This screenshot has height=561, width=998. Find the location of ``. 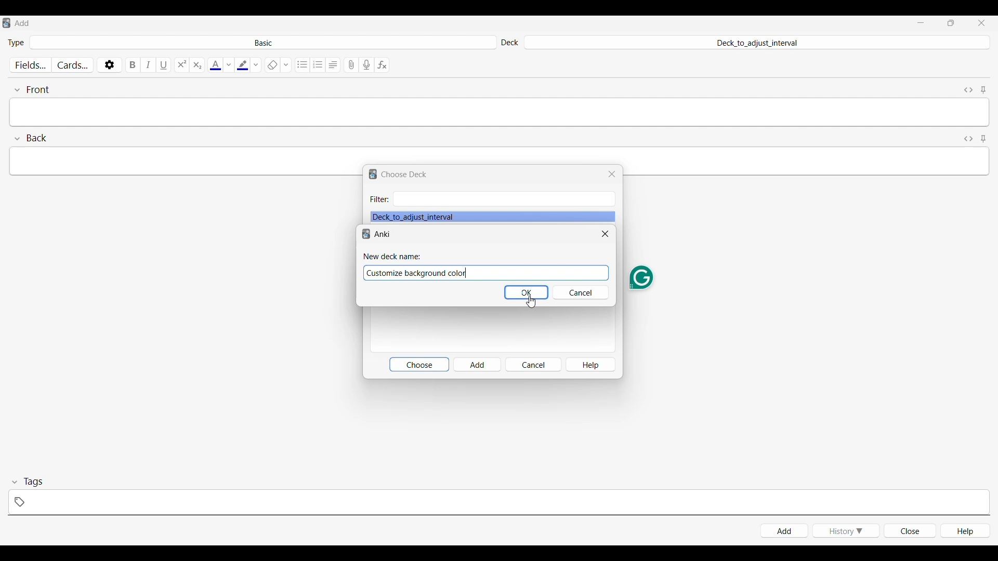

 is located at coordinates (911, 531).